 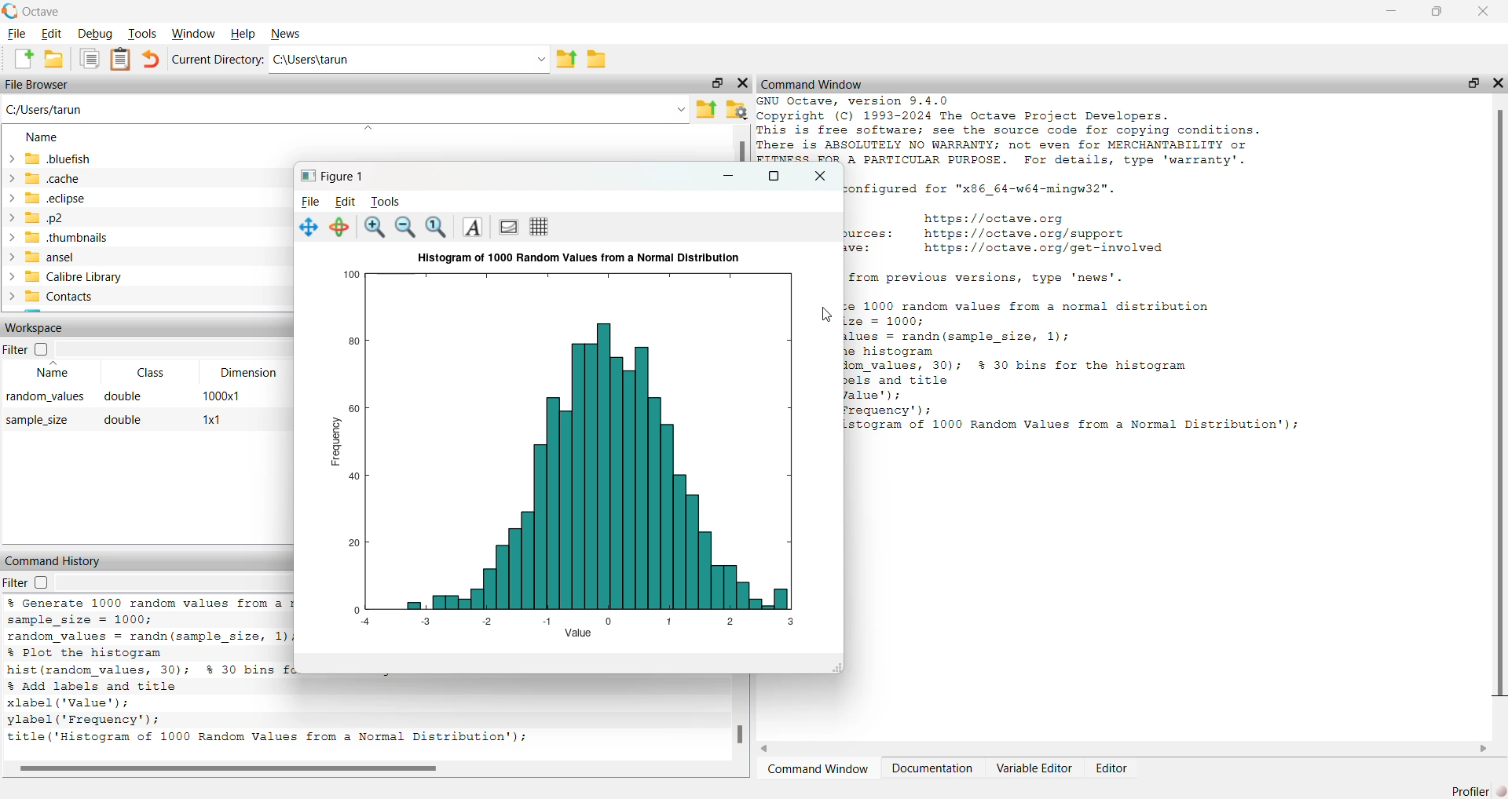 I want to click on Filter, so click(x=29, y=582).